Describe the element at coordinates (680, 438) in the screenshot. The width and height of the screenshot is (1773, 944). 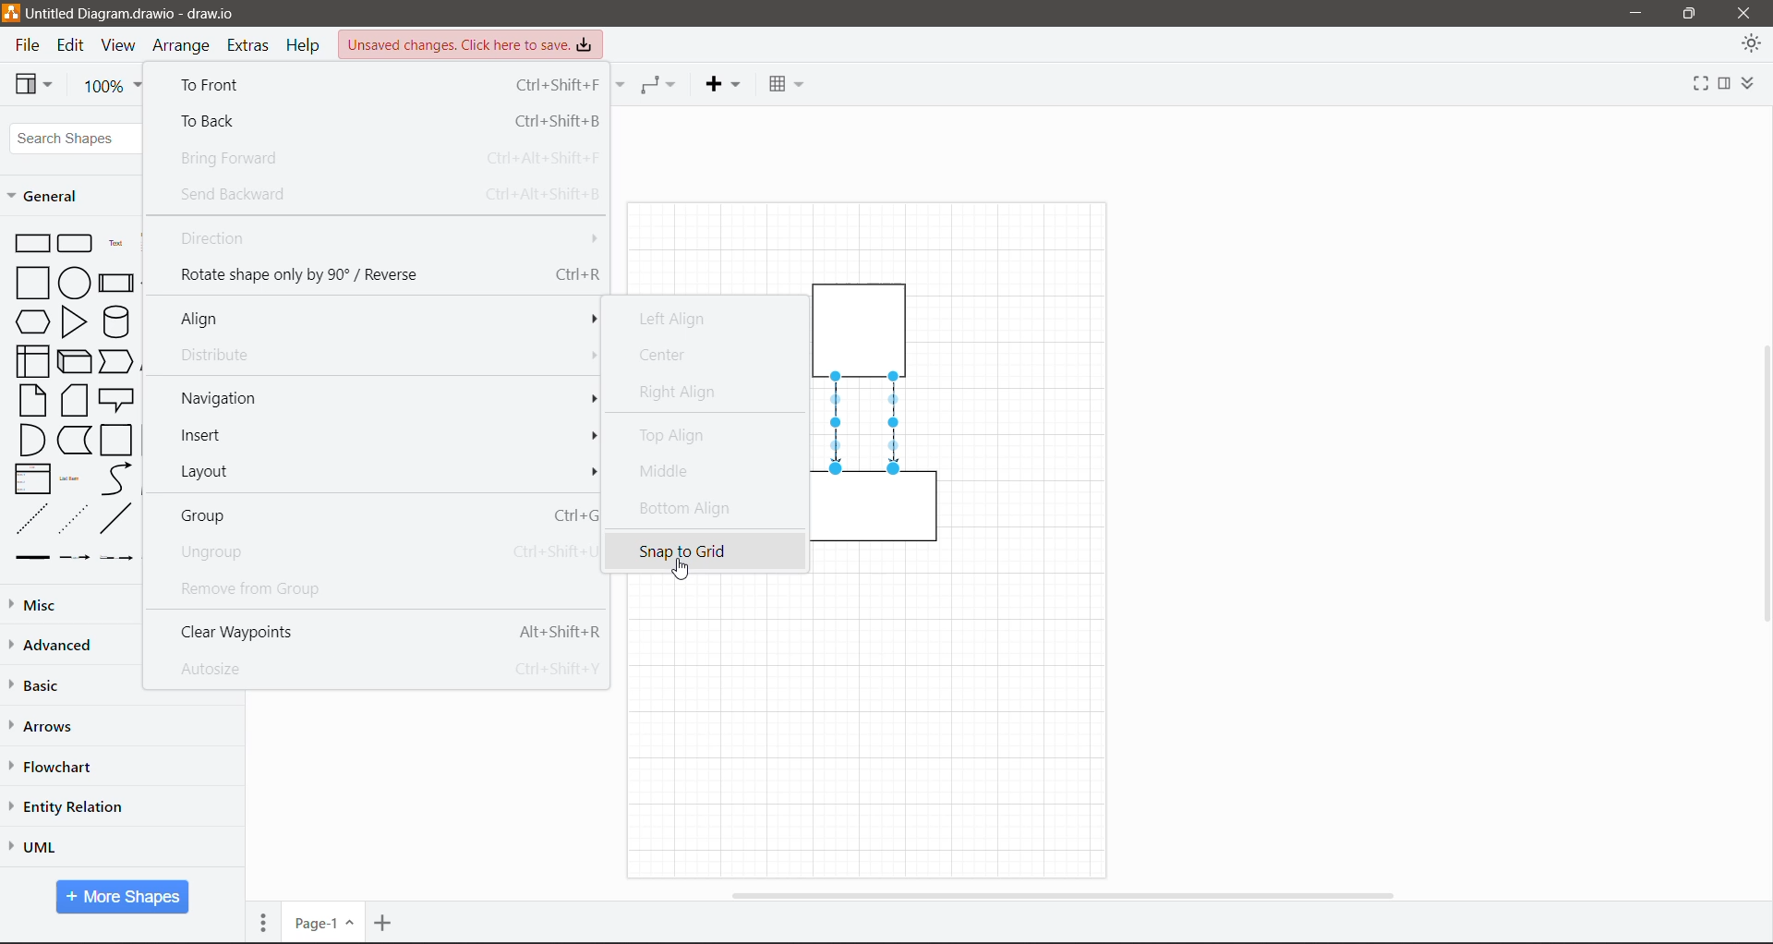
I see `Top Align` at that location.